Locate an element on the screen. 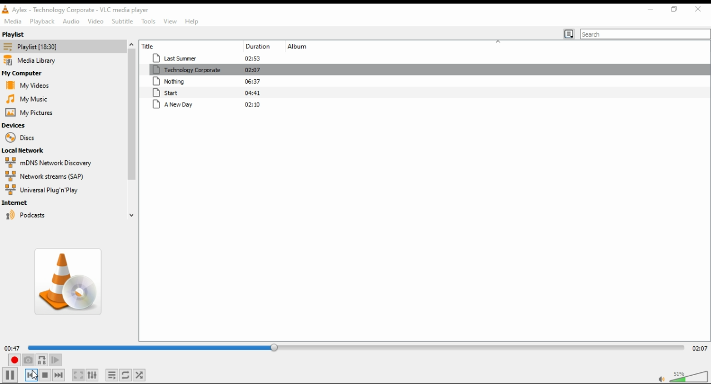 This screenshot has width=711, height=384. discs is located at coordinates (28, 137).